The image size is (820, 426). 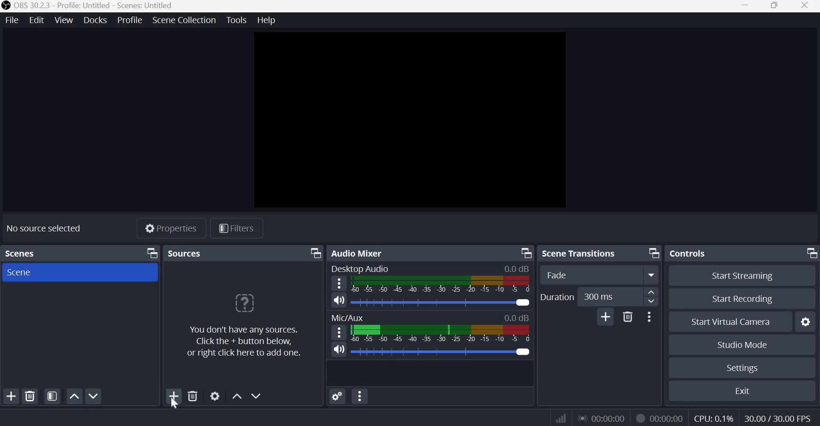 I want to click on Audio mixer menu, so click(x=360, y=396).